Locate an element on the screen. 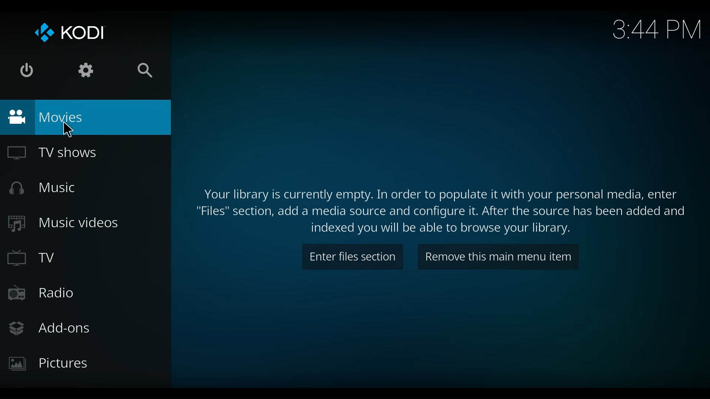 The image size is (710, 399). Settings is located at coordinates (87, 70).